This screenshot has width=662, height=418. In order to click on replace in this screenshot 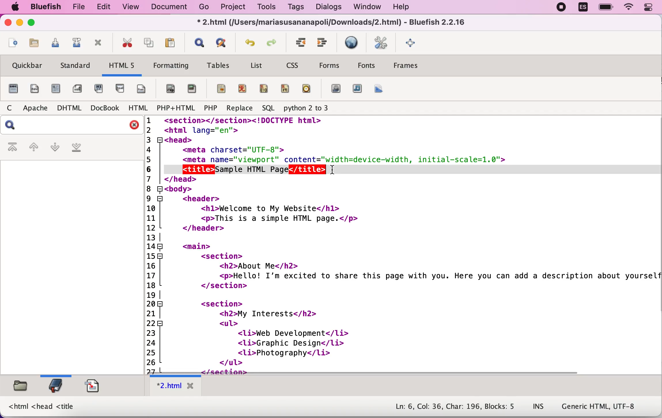, I will do `click(238, 109)`.